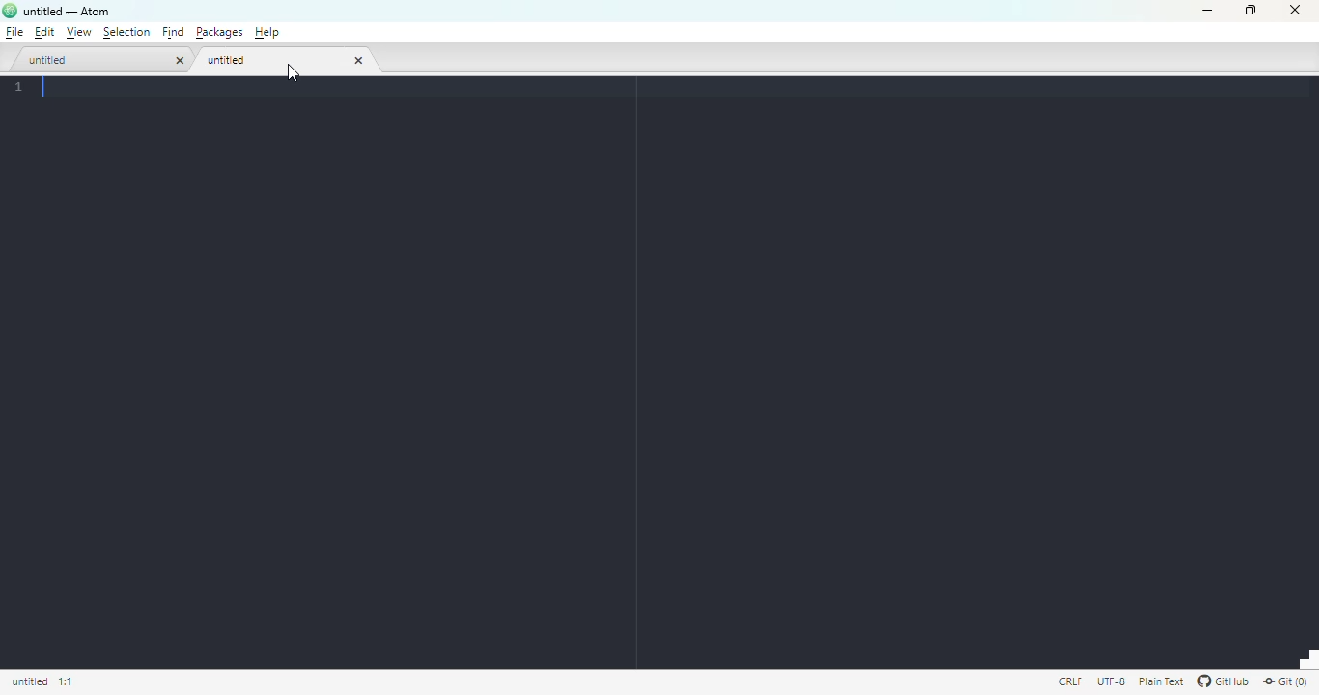 The image size is (1319, 695). What do you see at coordinates (219, 33) in the screenshot?
I see `packages` at bounding box center [219, 33].